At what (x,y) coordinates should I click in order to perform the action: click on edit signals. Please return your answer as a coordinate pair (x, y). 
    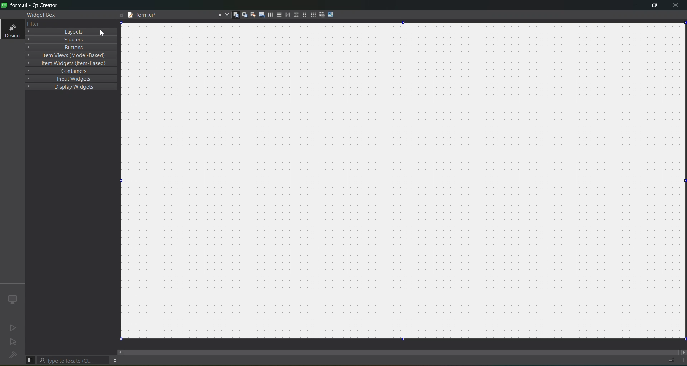
    Looking at the image, I should click on (244, 16).